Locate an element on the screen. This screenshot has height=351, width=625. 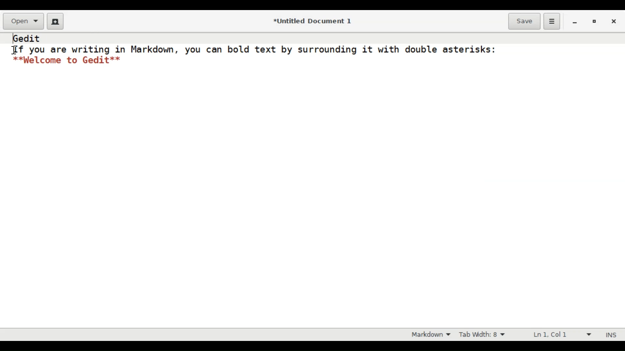
gedit is located at coordinates (28, 38).